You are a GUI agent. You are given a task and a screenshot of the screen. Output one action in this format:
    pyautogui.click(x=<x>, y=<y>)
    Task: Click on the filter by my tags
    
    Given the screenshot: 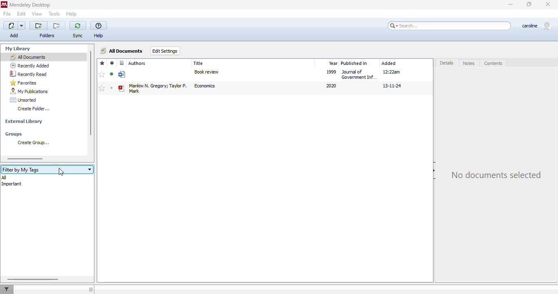 What is the action you would take?
    pyautogui.click(x=47, y=169)
    